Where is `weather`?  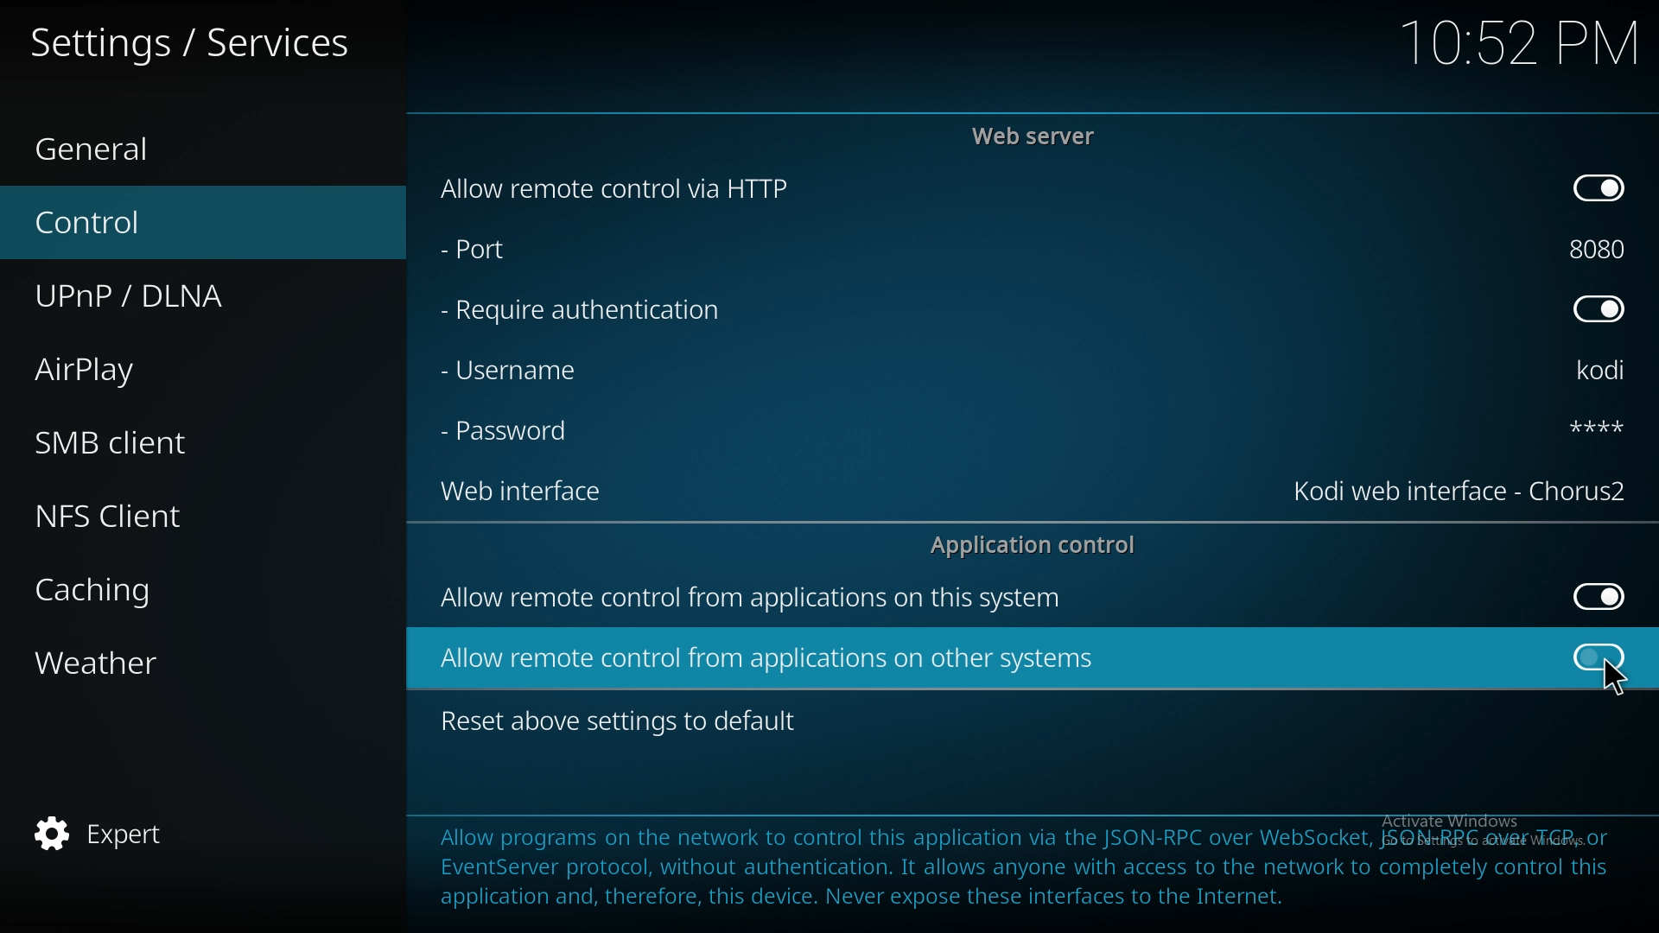 weather is located at coordinates (180, 661).